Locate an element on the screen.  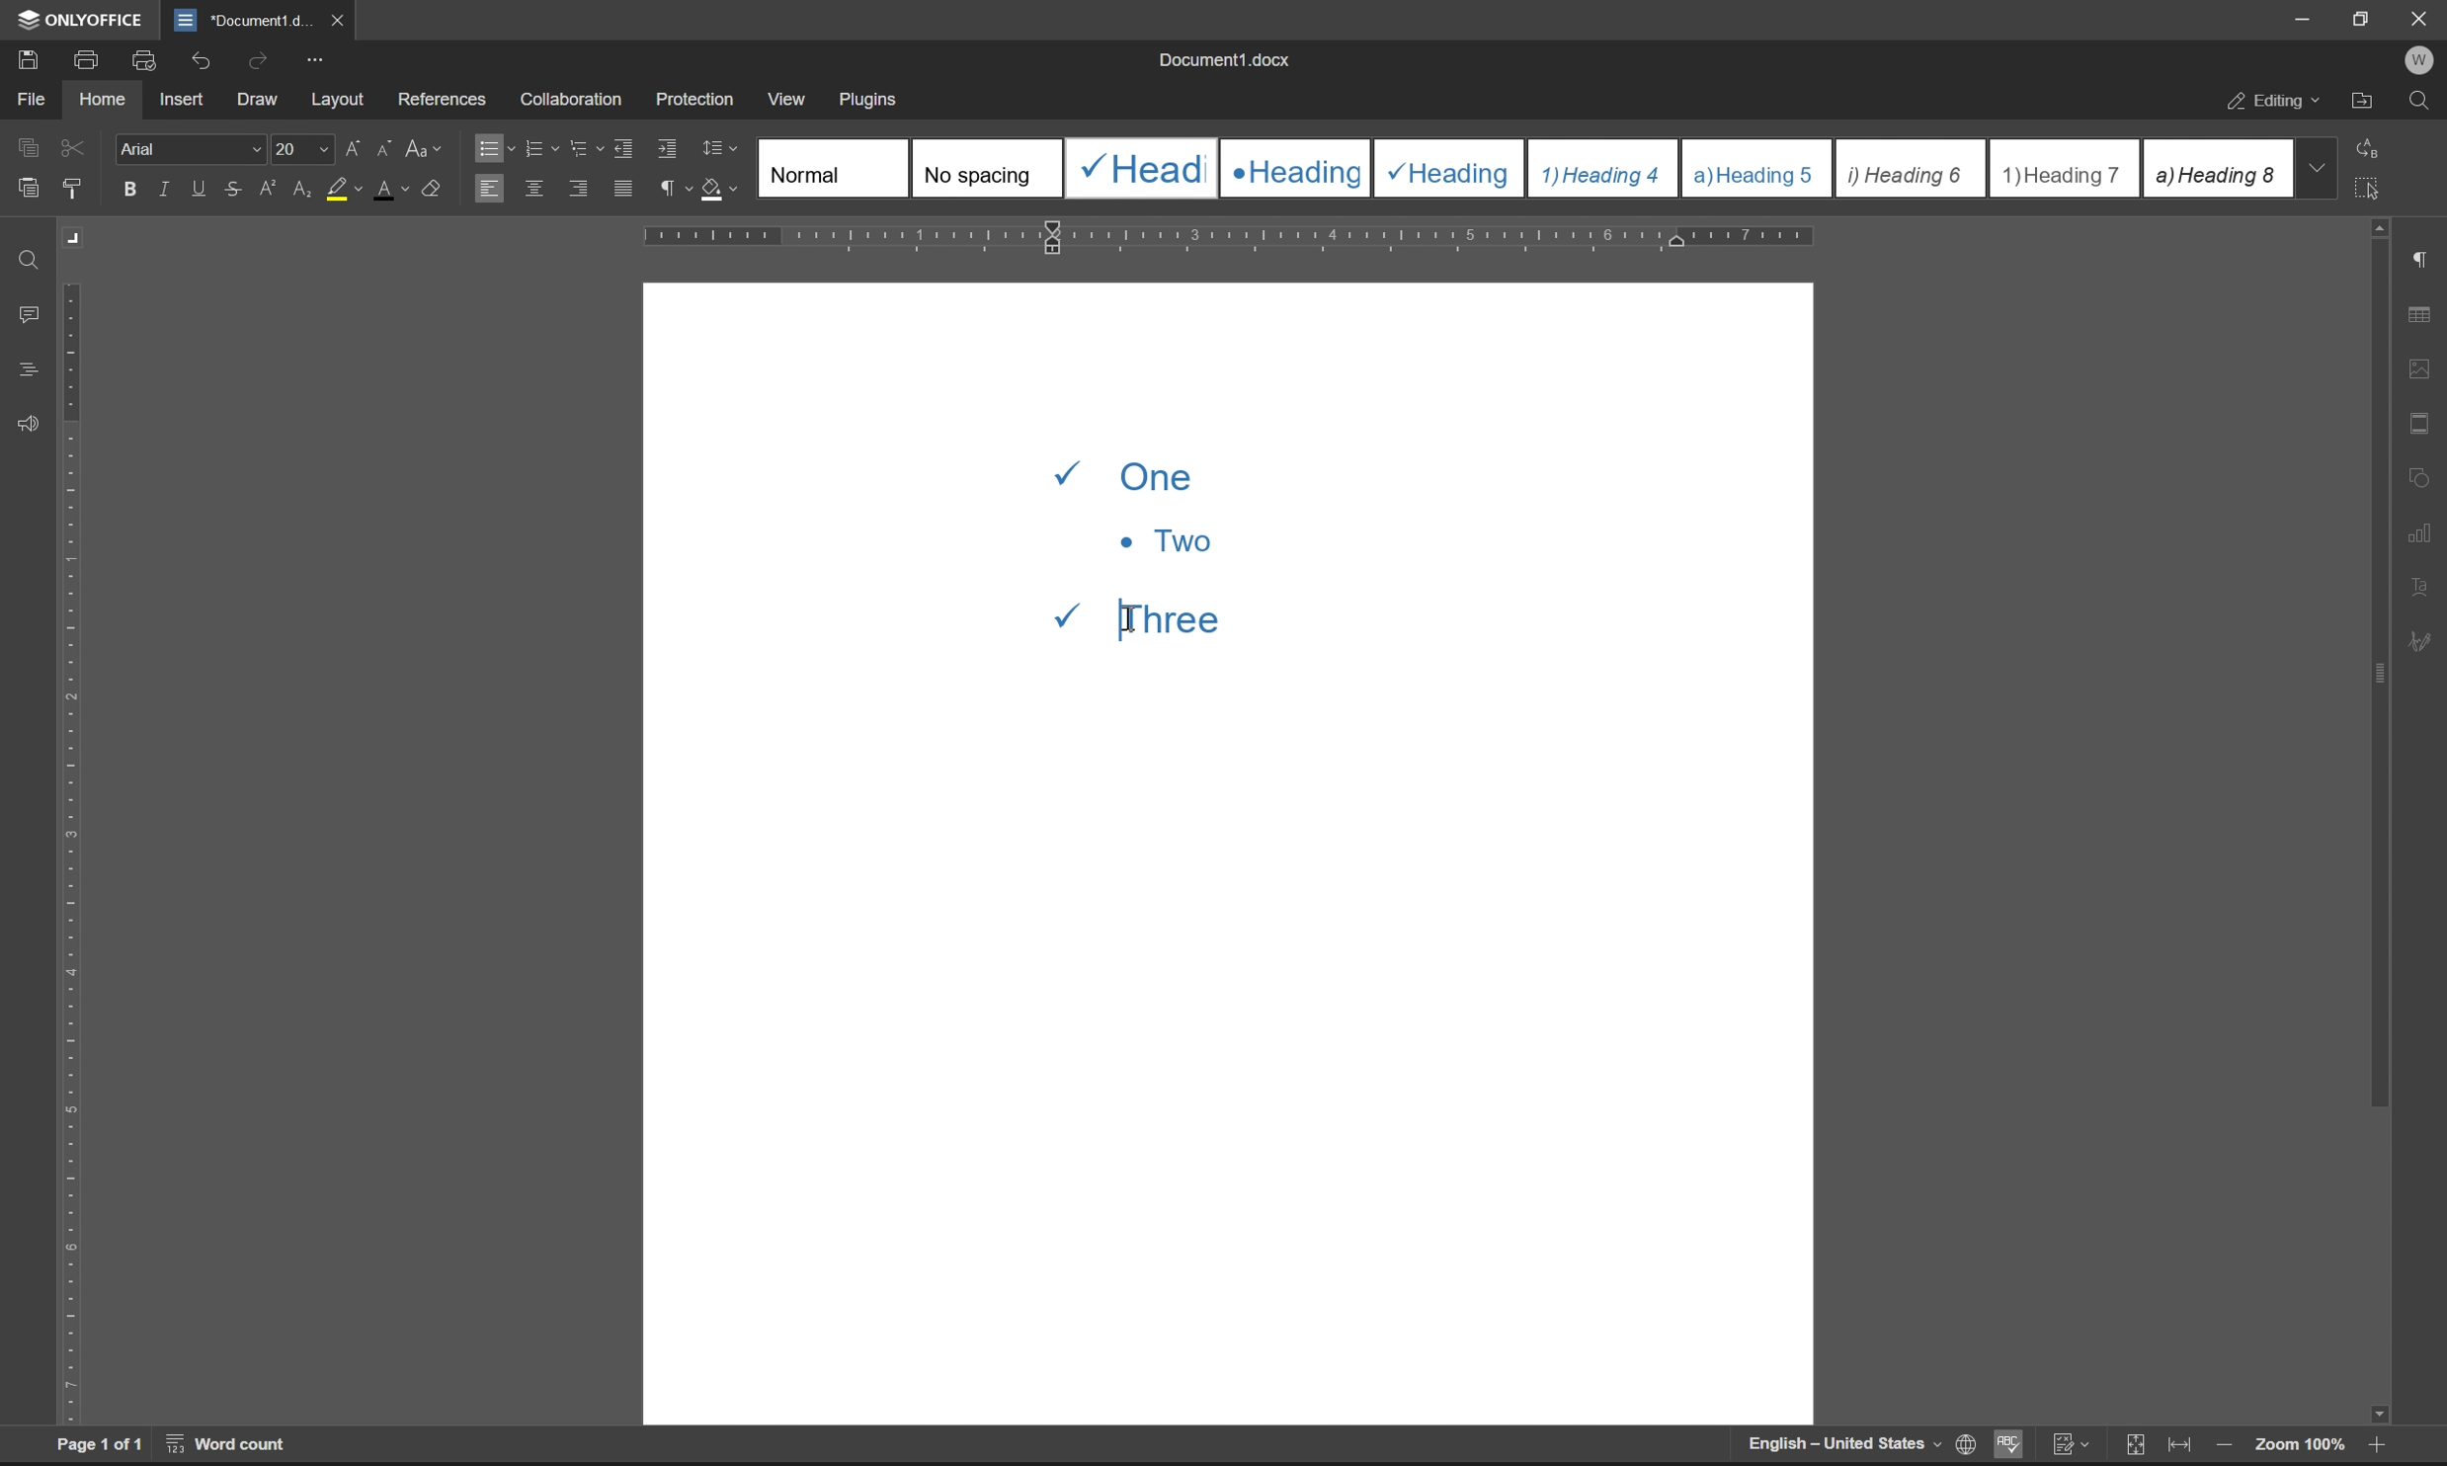
insert is located at coordinates (181, 98).